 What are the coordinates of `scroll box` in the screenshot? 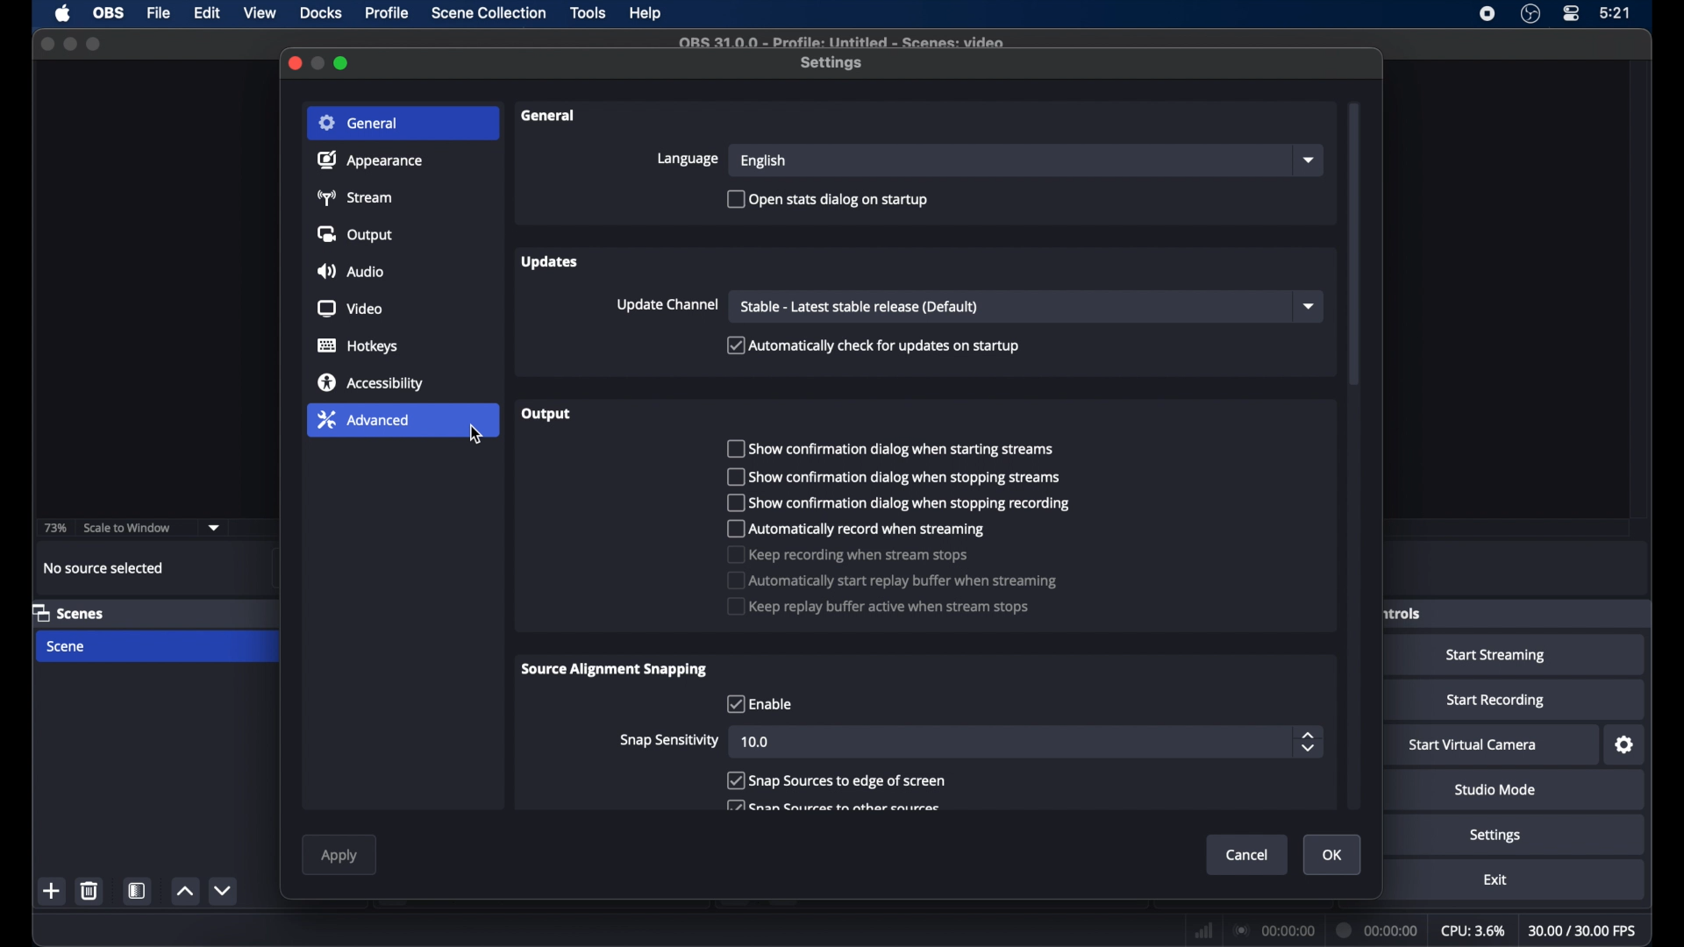 It's located at (1352, 244).